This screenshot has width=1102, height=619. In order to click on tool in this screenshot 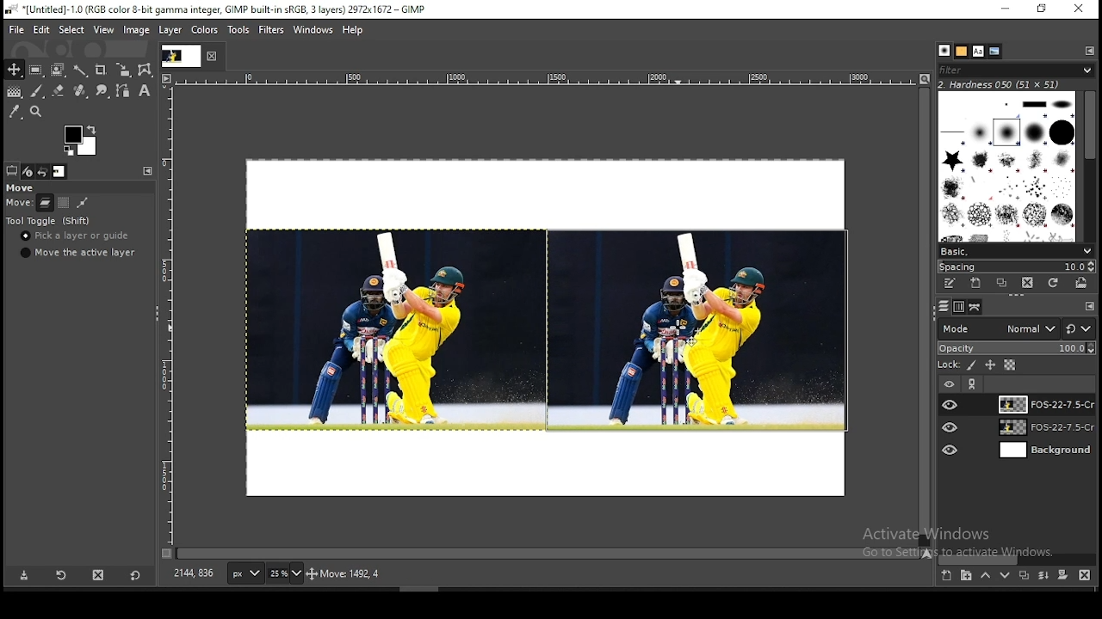, I will do `click(974, 384)`.